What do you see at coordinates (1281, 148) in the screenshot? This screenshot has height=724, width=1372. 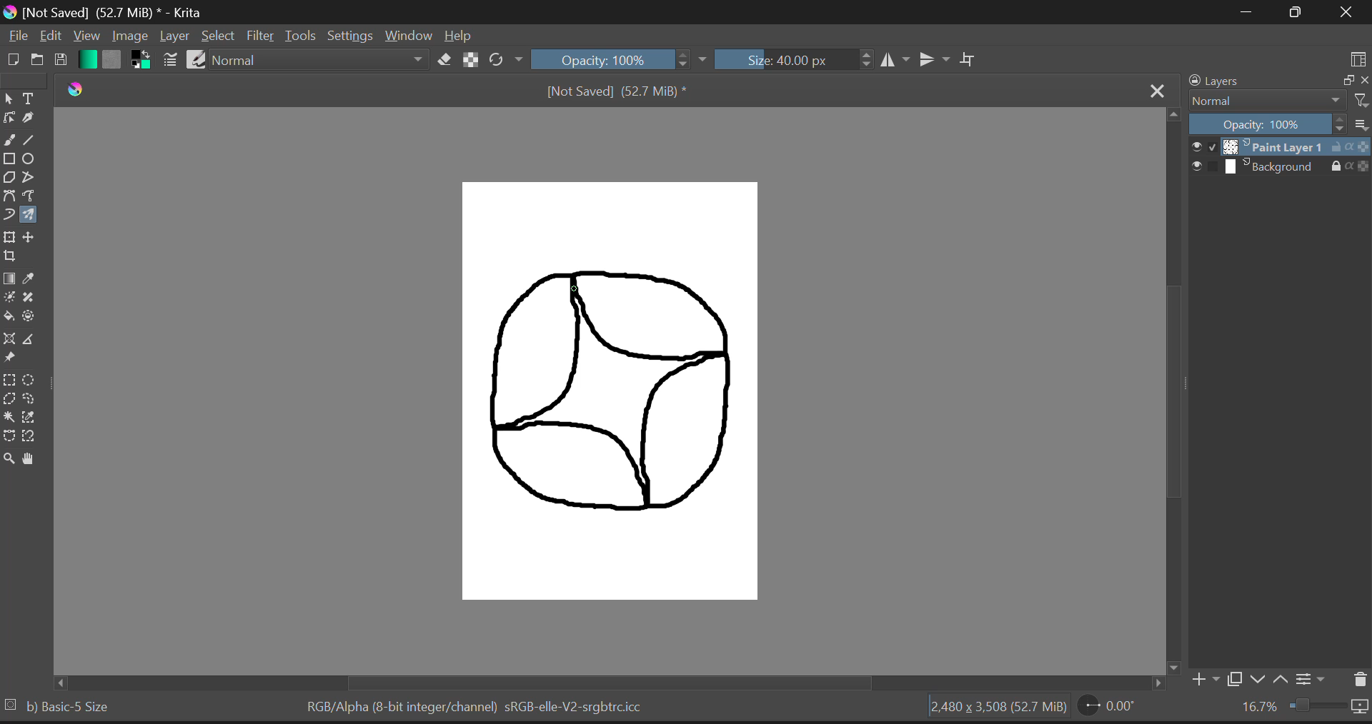 I see `Paint Layer` at bounding box center [1281, 148].